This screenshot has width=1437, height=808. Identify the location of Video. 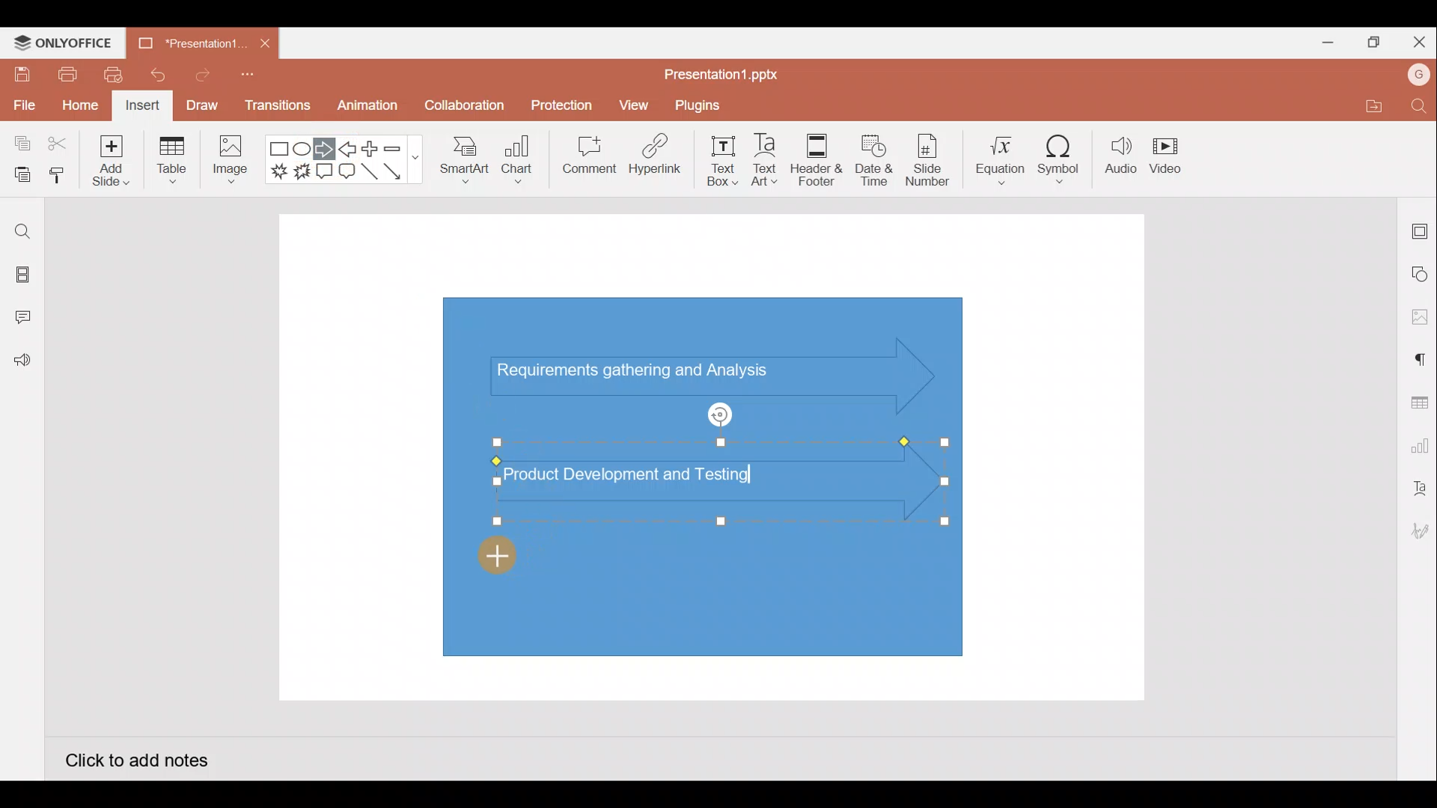
(1168, 153).